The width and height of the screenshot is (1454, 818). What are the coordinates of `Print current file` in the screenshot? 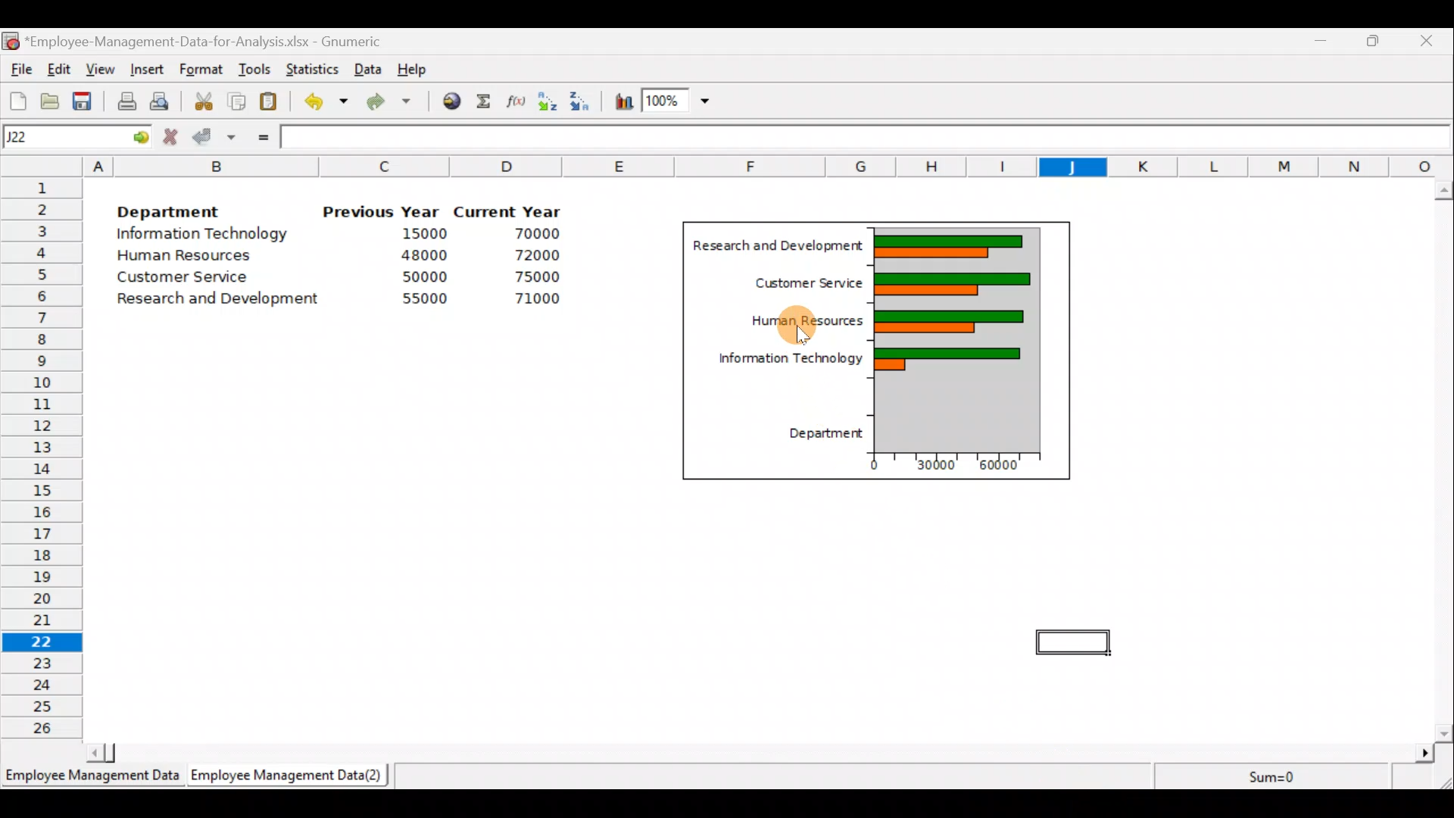 It's located at (124, 98).